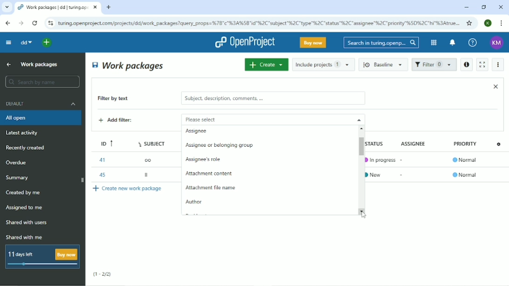  I want to click on Latest activity, so click(25, 134).